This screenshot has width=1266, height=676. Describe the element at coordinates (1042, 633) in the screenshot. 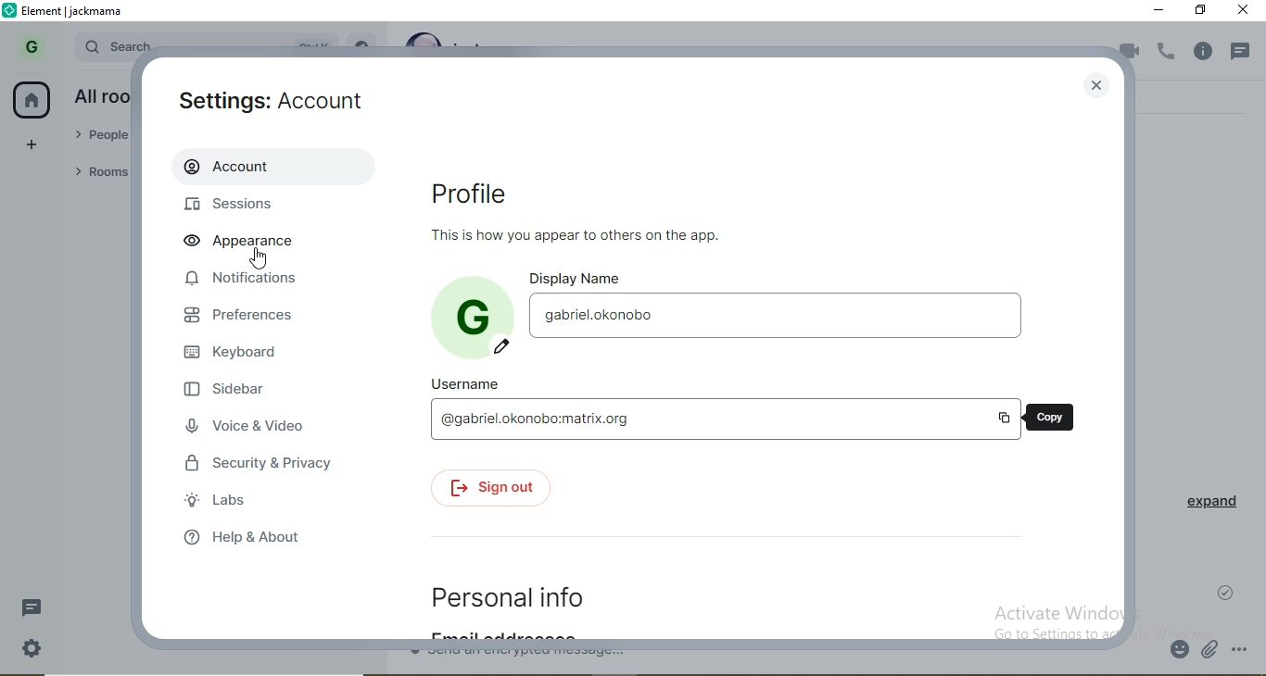

I see `go to settings` at that location.